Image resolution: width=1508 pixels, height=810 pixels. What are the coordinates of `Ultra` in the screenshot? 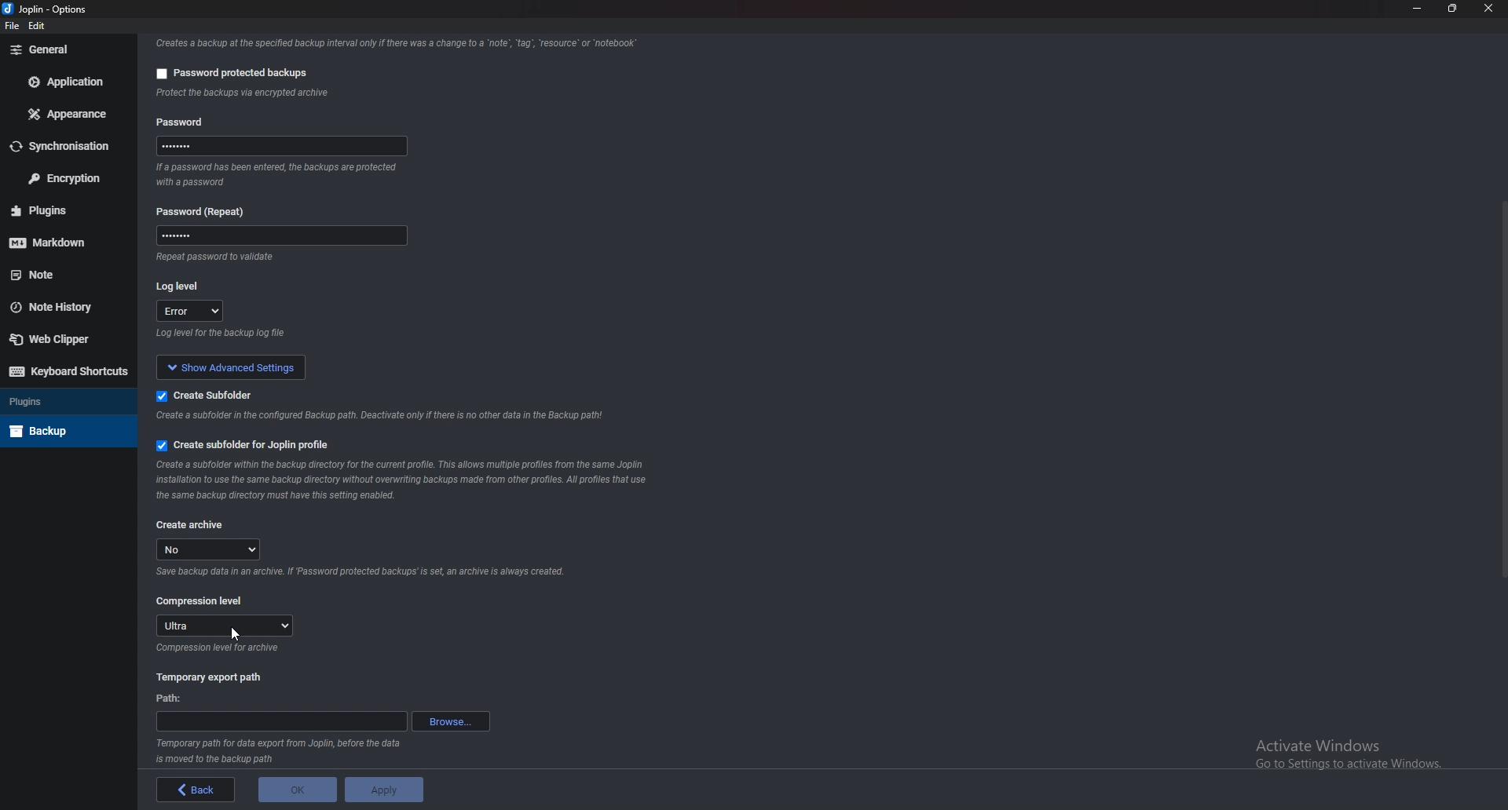 It's located at (225, 626).